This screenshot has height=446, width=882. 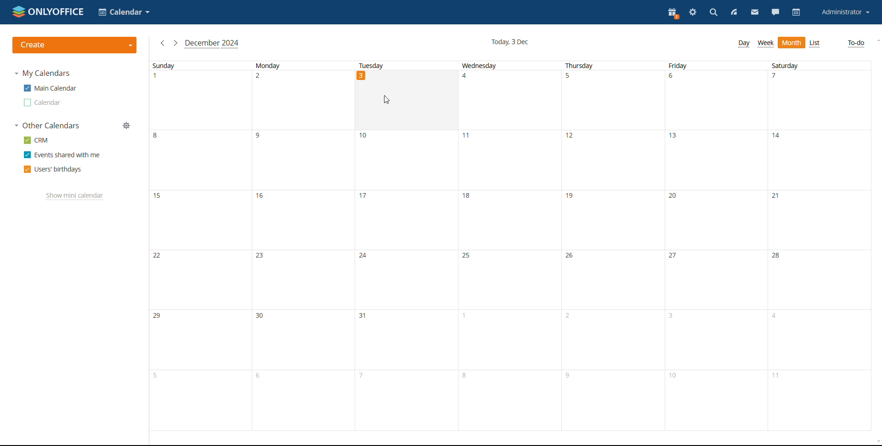 I want to click on scroll down, so click(x=876, y=441).